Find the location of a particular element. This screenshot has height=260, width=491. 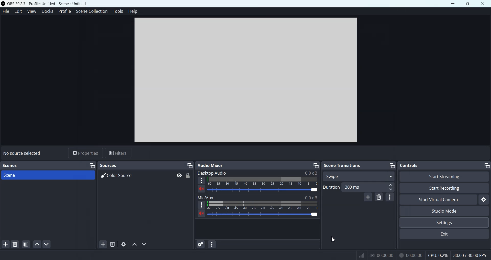

Minimize is located at coordinates (315, 165).